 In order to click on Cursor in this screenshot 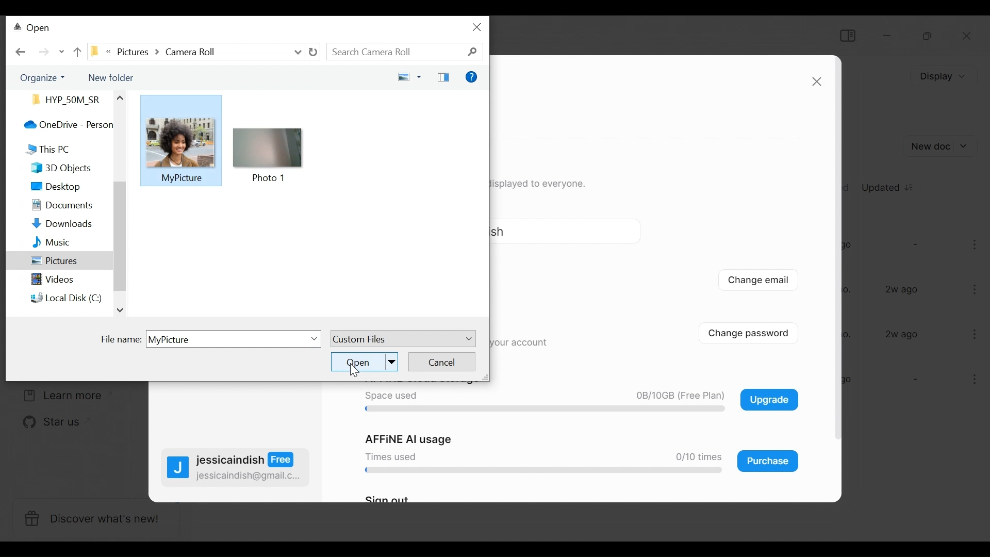, I will do `click(354, 370)`.